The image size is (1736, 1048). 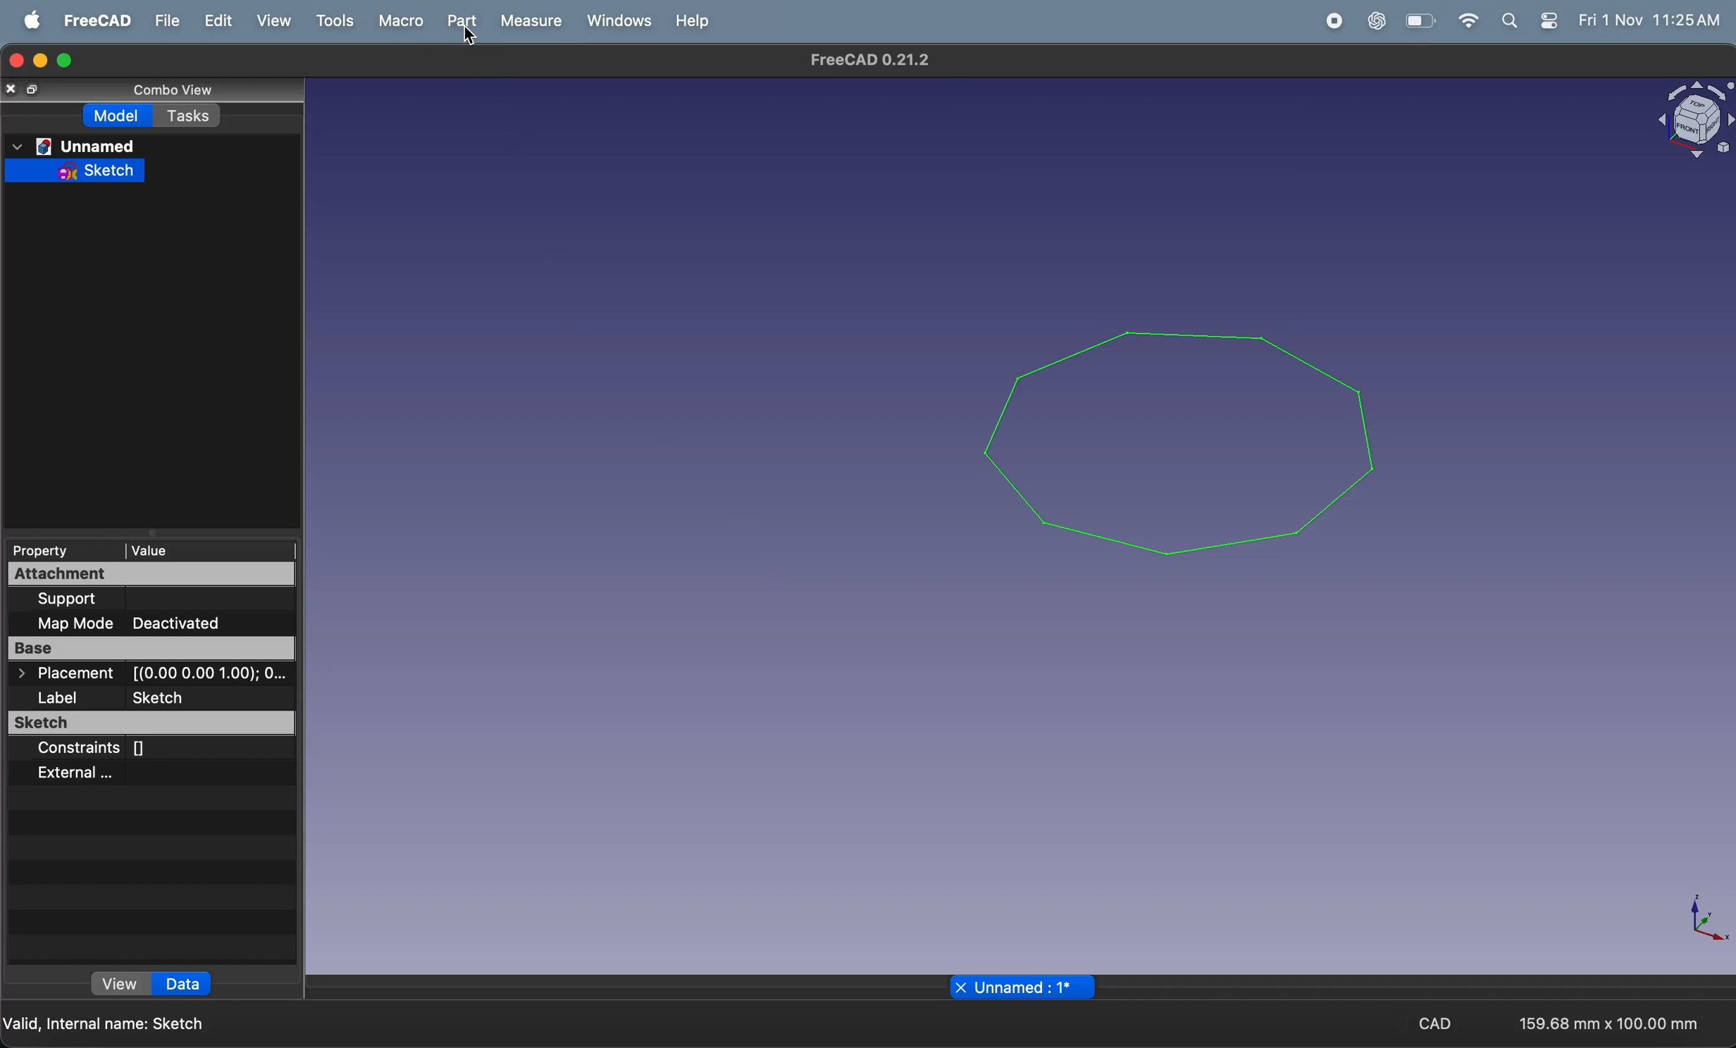 I want to click on part, so click(x=459, y=22).